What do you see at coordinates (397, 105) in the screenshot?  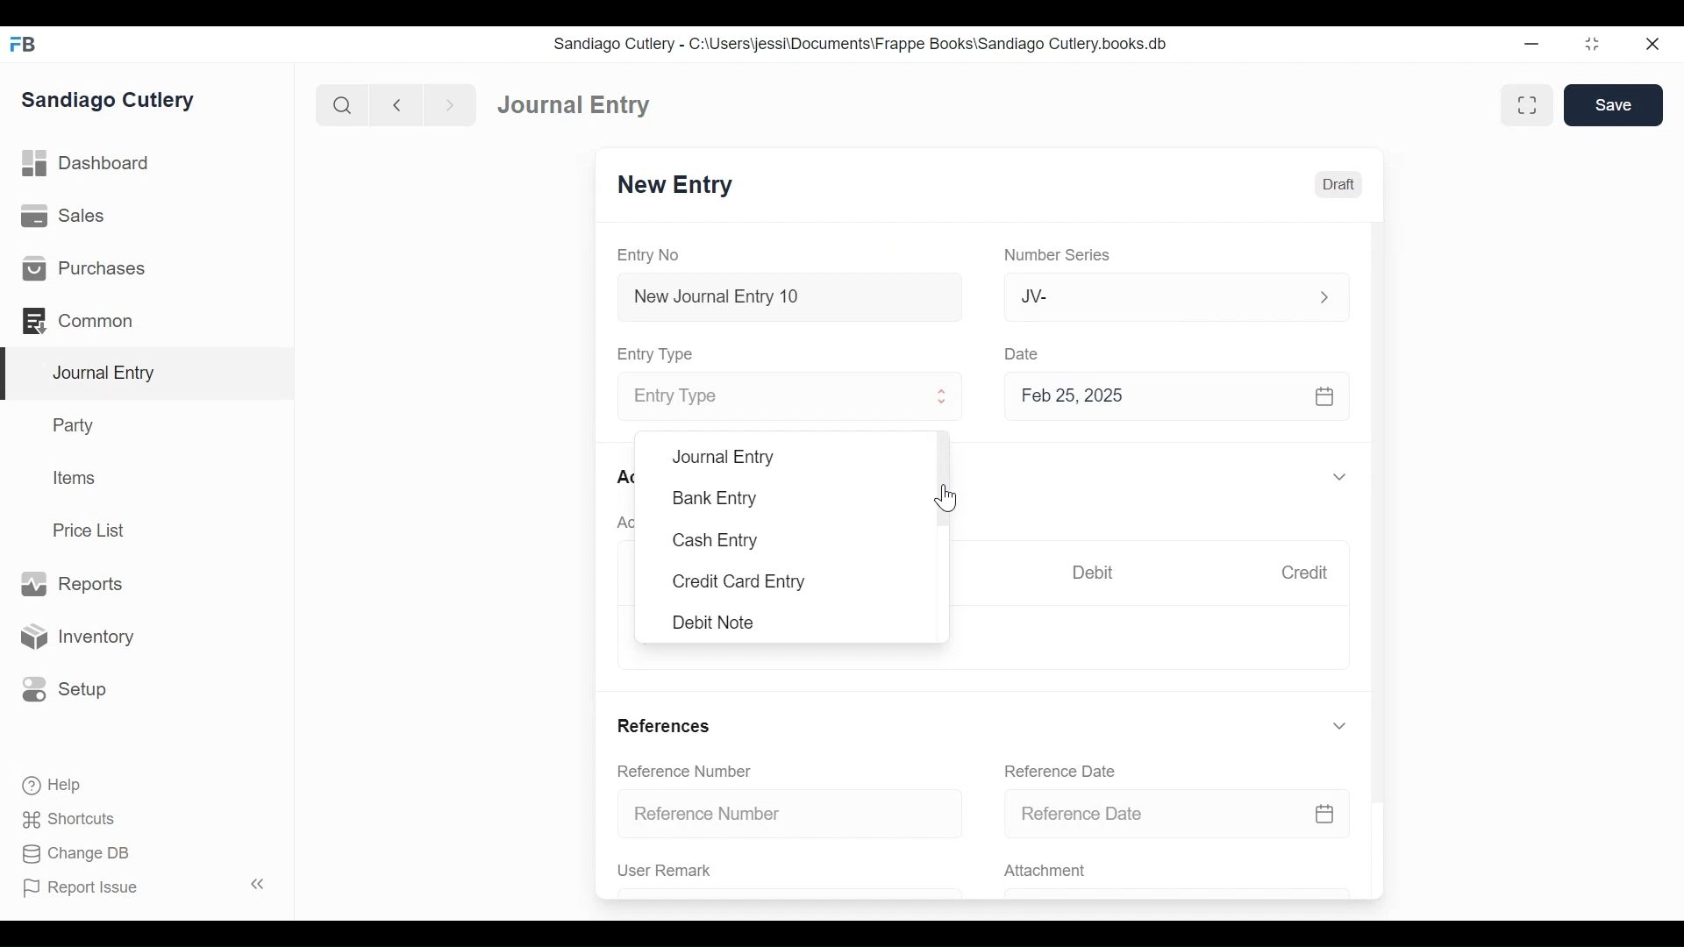 I see `Navigate Back` at bounding box center [397, 105].